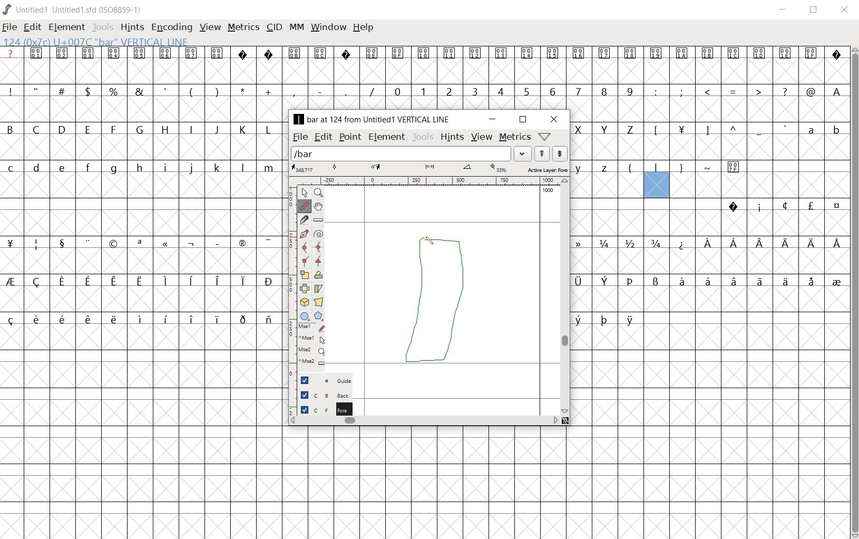 This screenshot has width=859, height=539. I want to click on empty cells, so click(143, 432).